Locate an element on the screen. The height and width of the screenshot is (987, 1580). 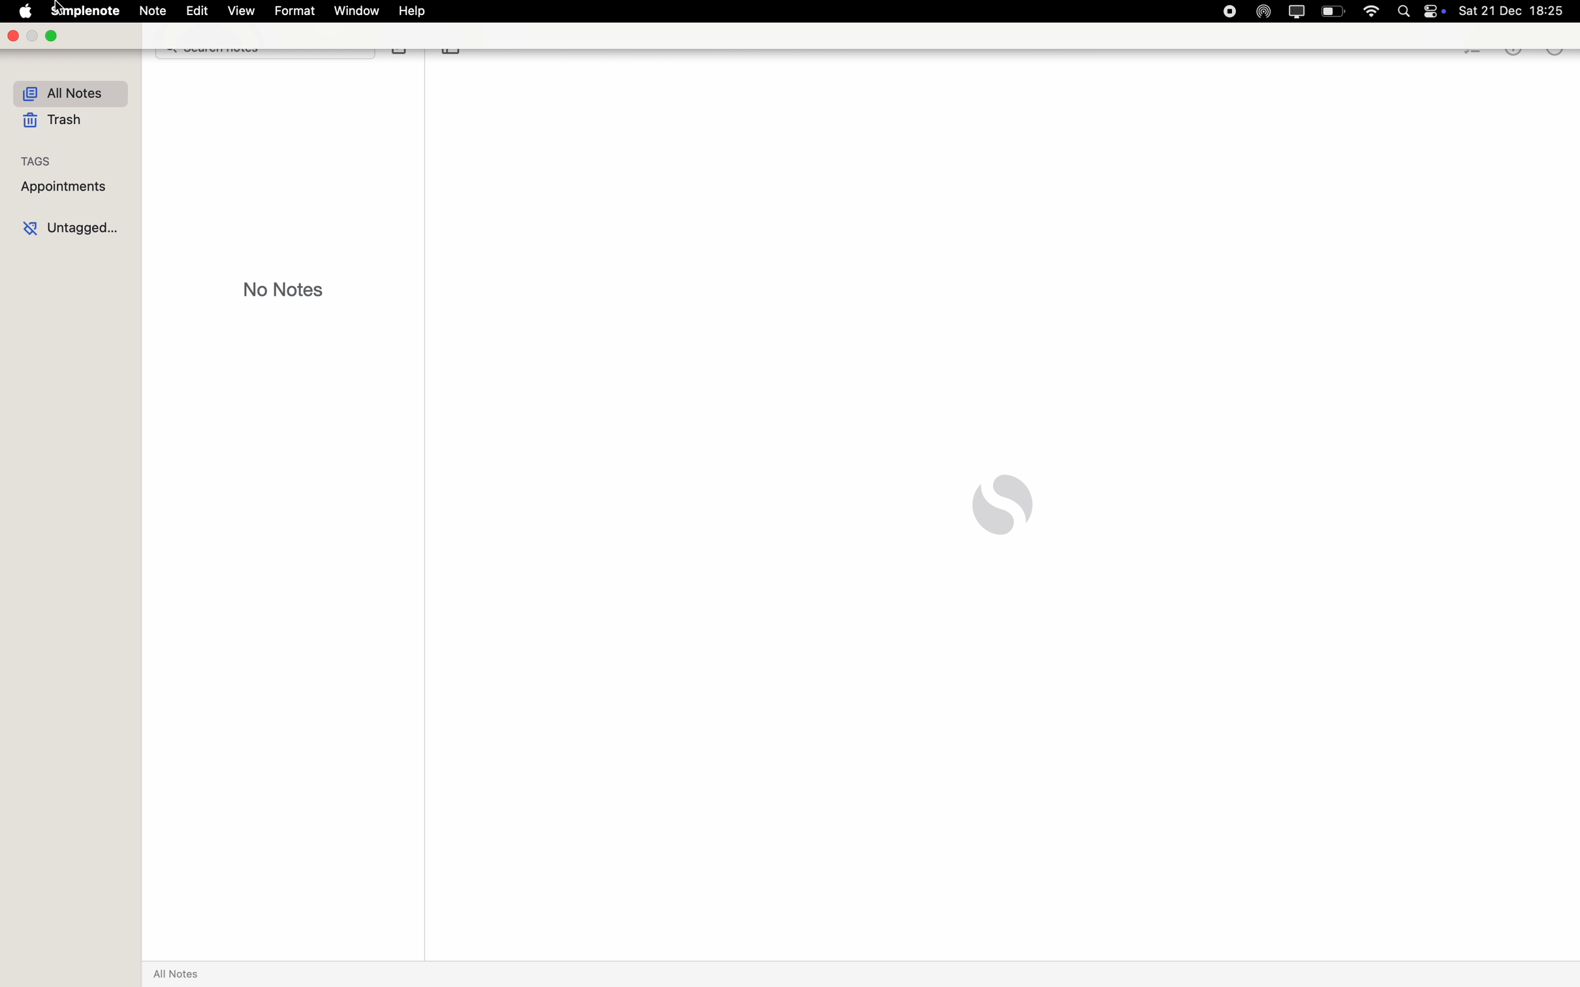
stop recording is located at coordinates (1227, 12).